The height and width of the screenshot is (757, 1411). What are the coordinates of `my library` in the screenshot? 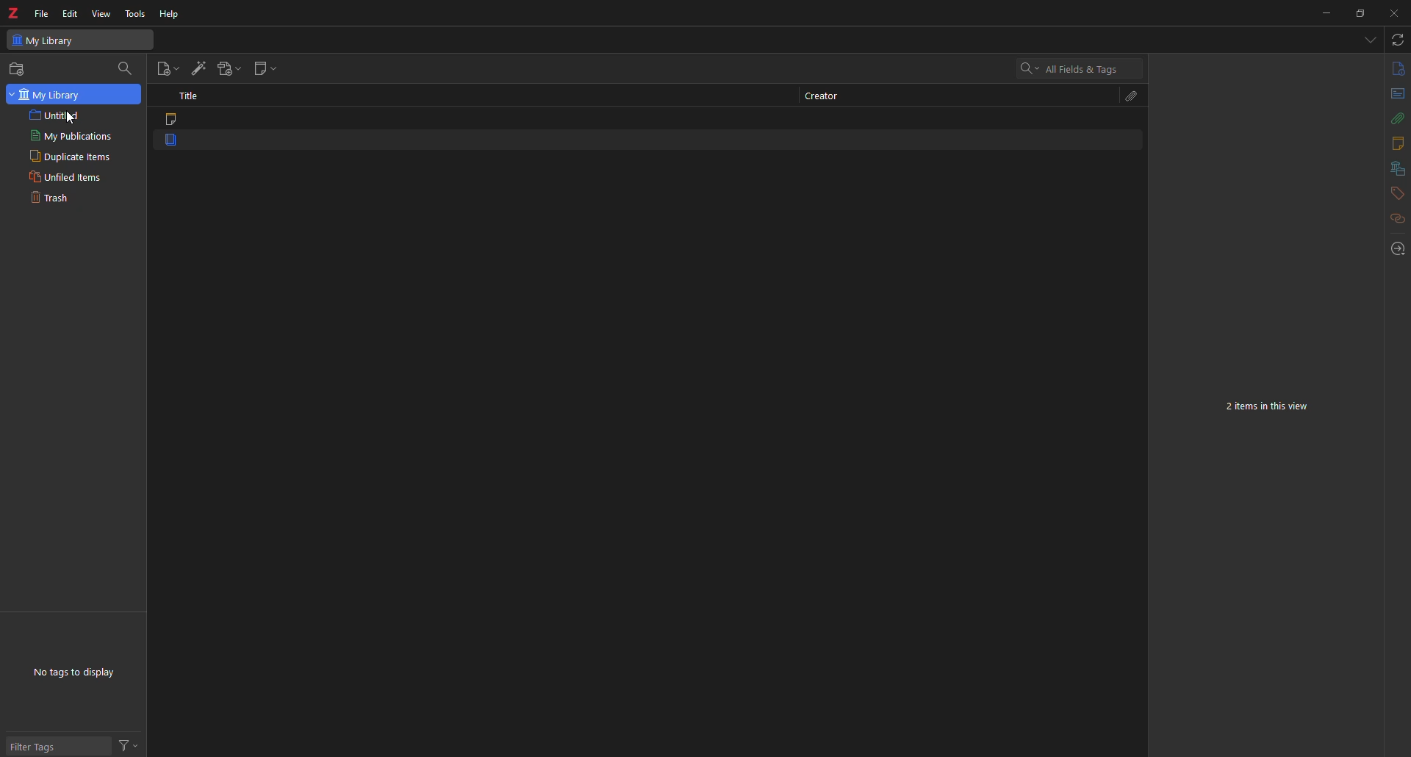 It's located at (76, 94).